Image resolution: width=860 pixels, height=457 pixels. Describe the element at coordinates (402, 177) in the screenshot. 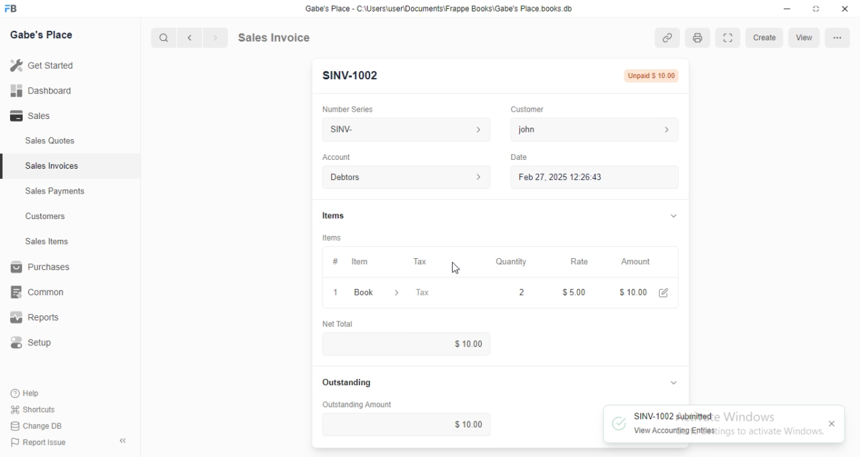

I see `Debtors >` at that location.